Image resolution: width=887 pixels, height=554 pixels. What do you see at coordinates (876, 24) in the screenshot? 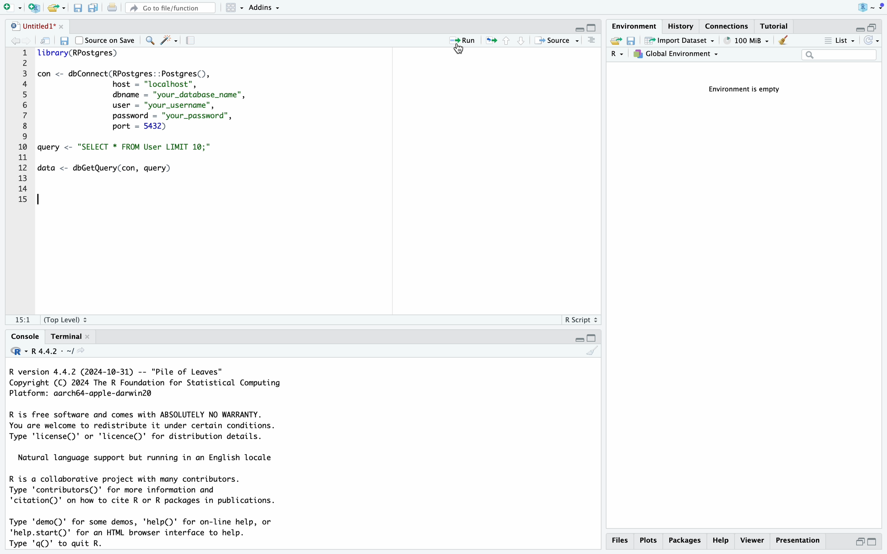
I see `maximize` at bounding box center [876, 24].